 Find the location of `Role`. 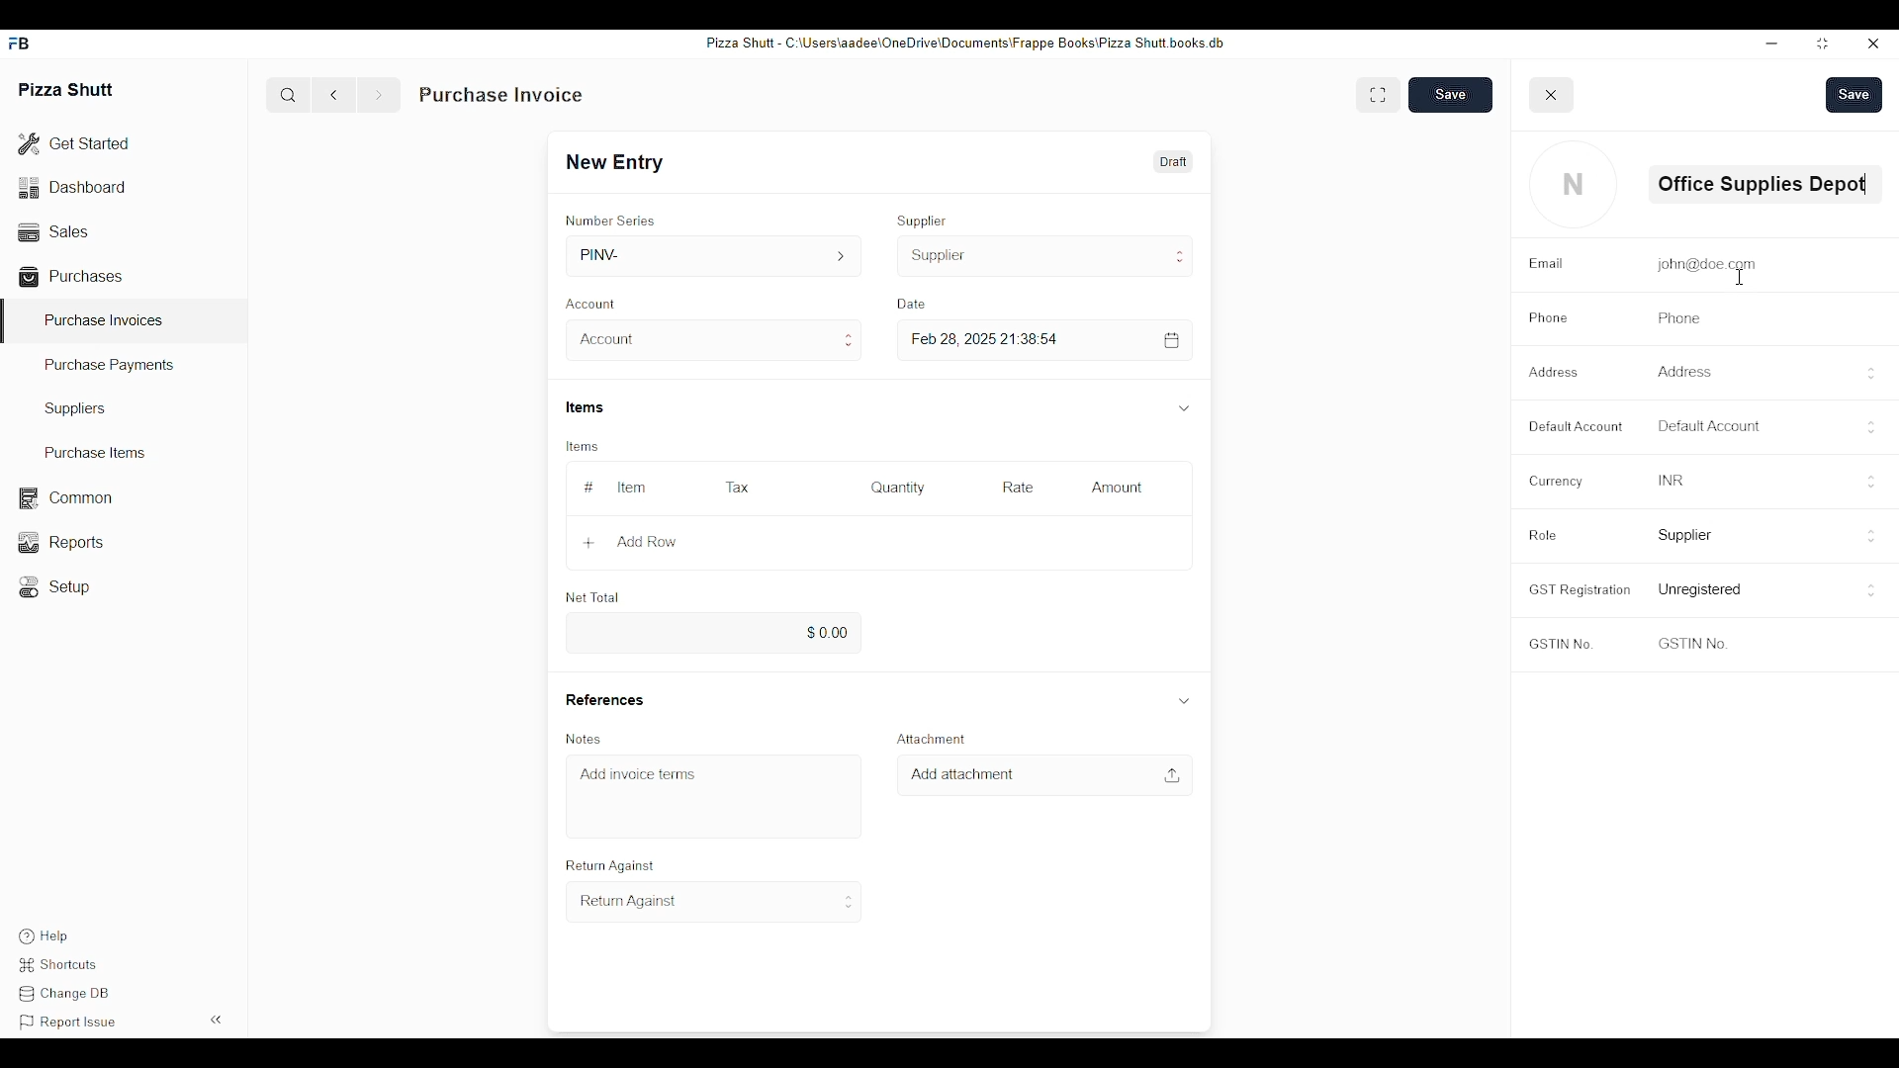

Role is located at coordinates (1542, 535).